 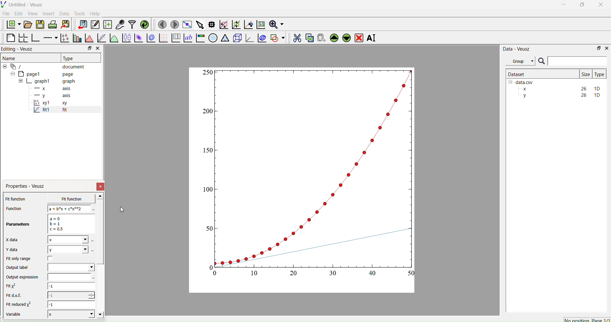 What do you see at coordinates (541, 61) in the screenshot?
I see `Search` at bounding box center [541, 61].